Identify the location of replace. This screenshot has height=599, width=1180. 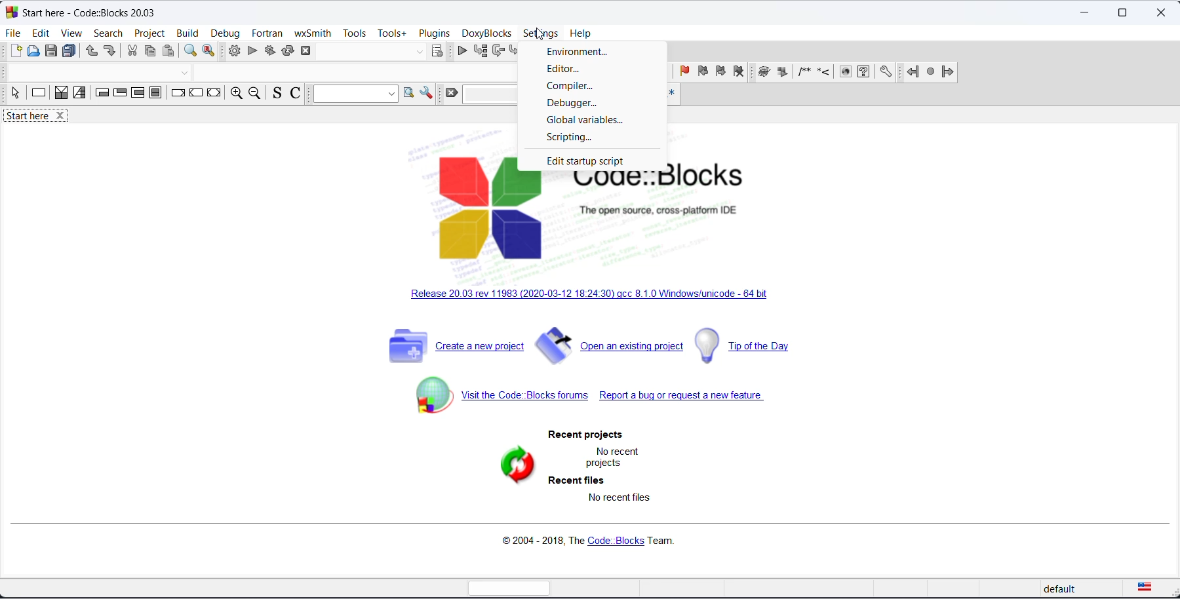
(209, 51).